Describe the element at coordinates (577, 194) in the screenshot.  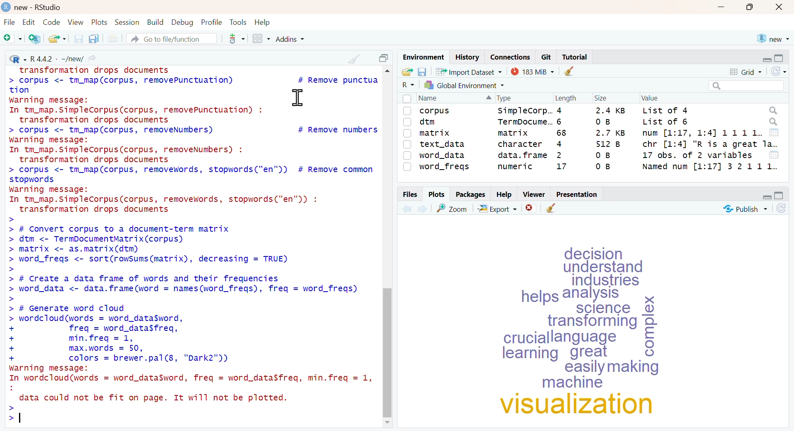
I see `Presentation` at that location.